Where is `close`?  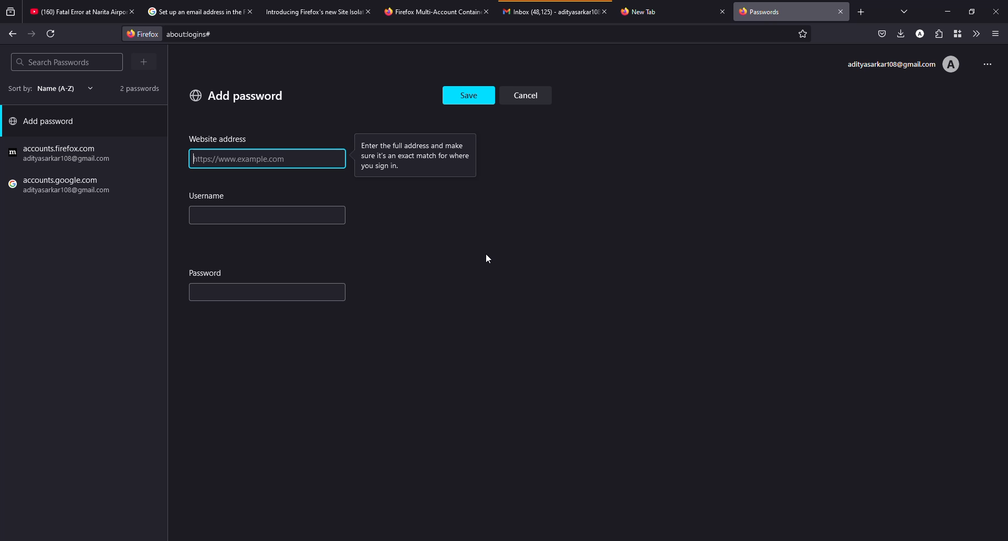 close is located at coordinates (486, 11).